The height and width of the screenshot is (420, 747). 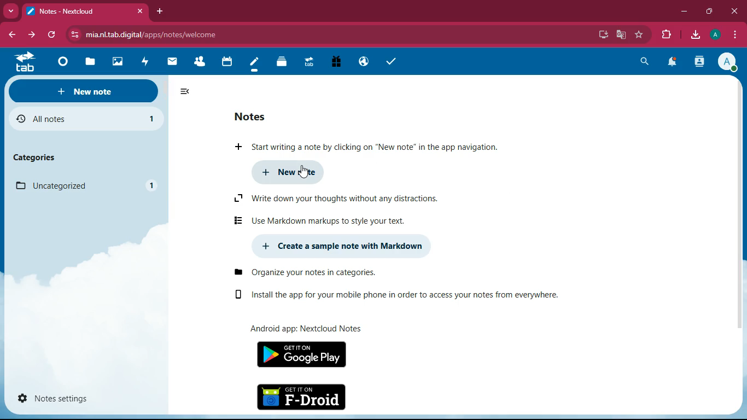 What do you see at coordinates (81, 120) in the screenshot?
I see `all notes` at bounding box center [81, 120].